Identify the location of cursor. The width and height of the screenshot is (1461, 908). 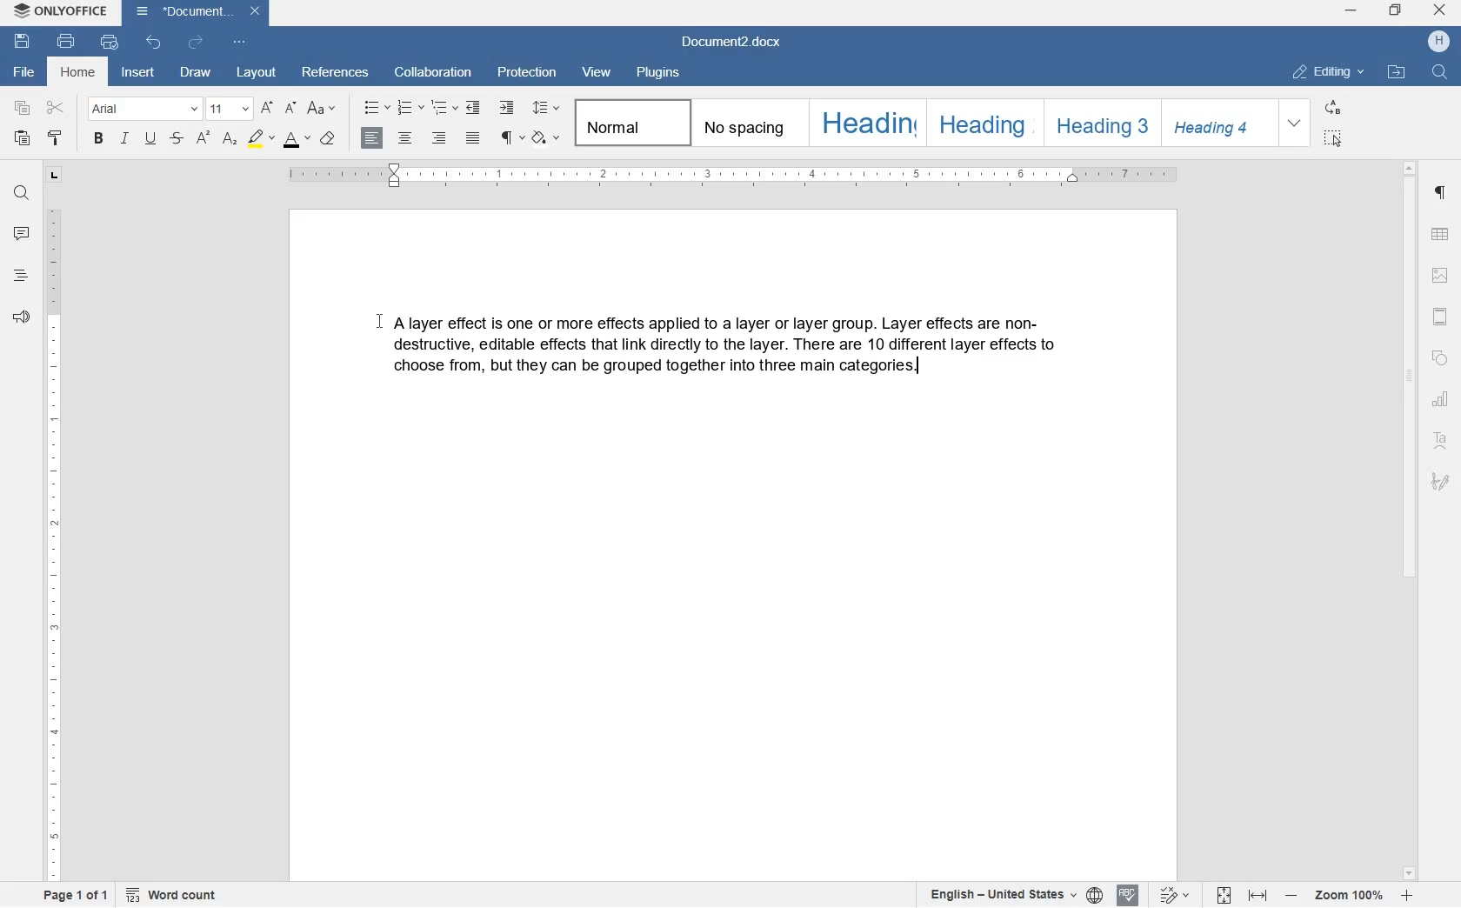
(379, 323).